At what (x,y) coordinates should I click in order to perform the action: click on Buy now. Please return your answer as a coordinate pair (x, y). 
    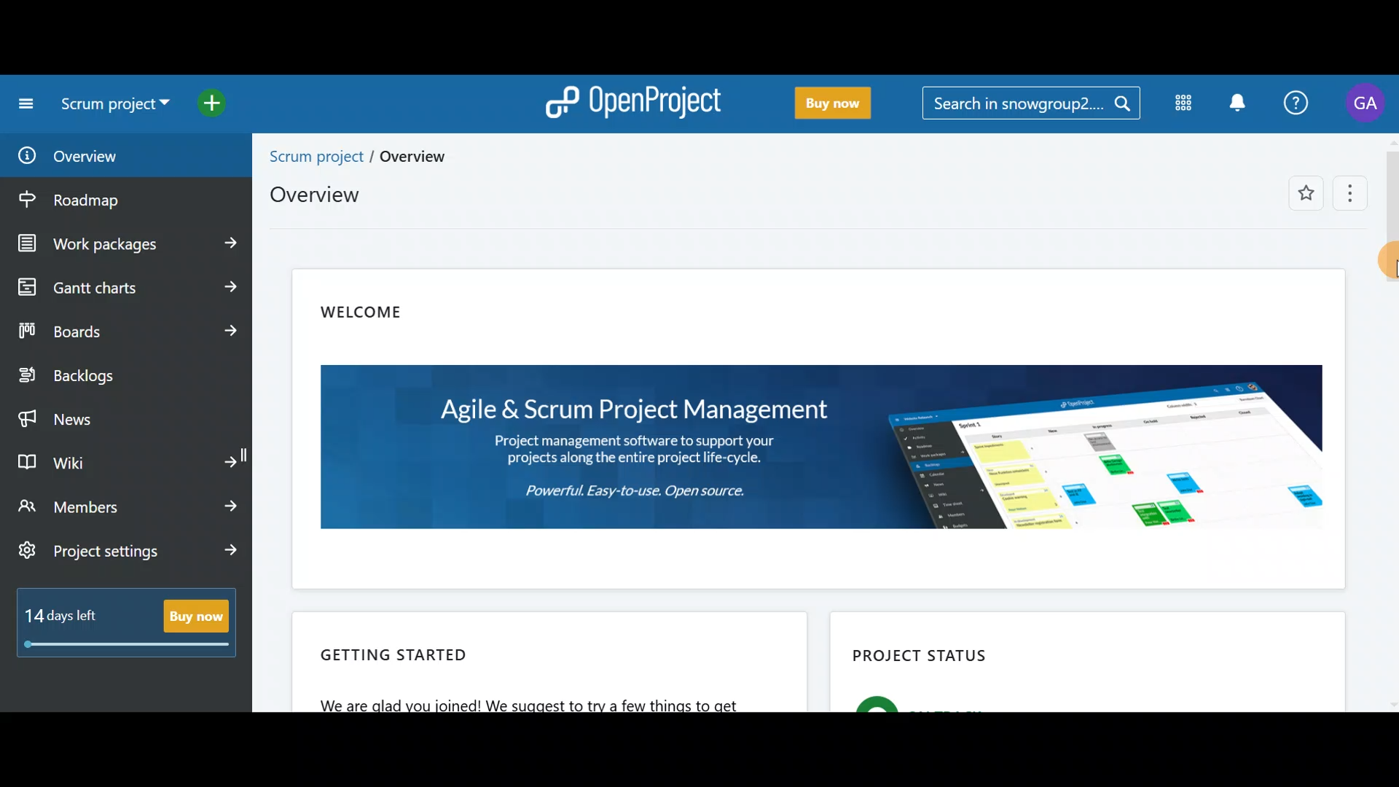
    Looking at the image, I should click on (133, 631).